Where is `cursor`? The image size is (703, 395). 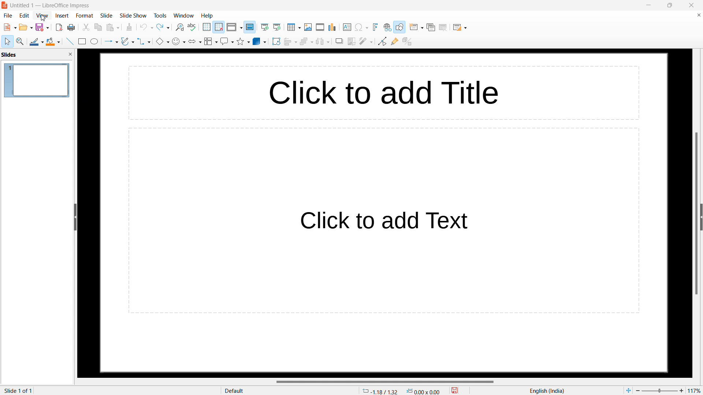 cursor is located at coordinates (44, 18).